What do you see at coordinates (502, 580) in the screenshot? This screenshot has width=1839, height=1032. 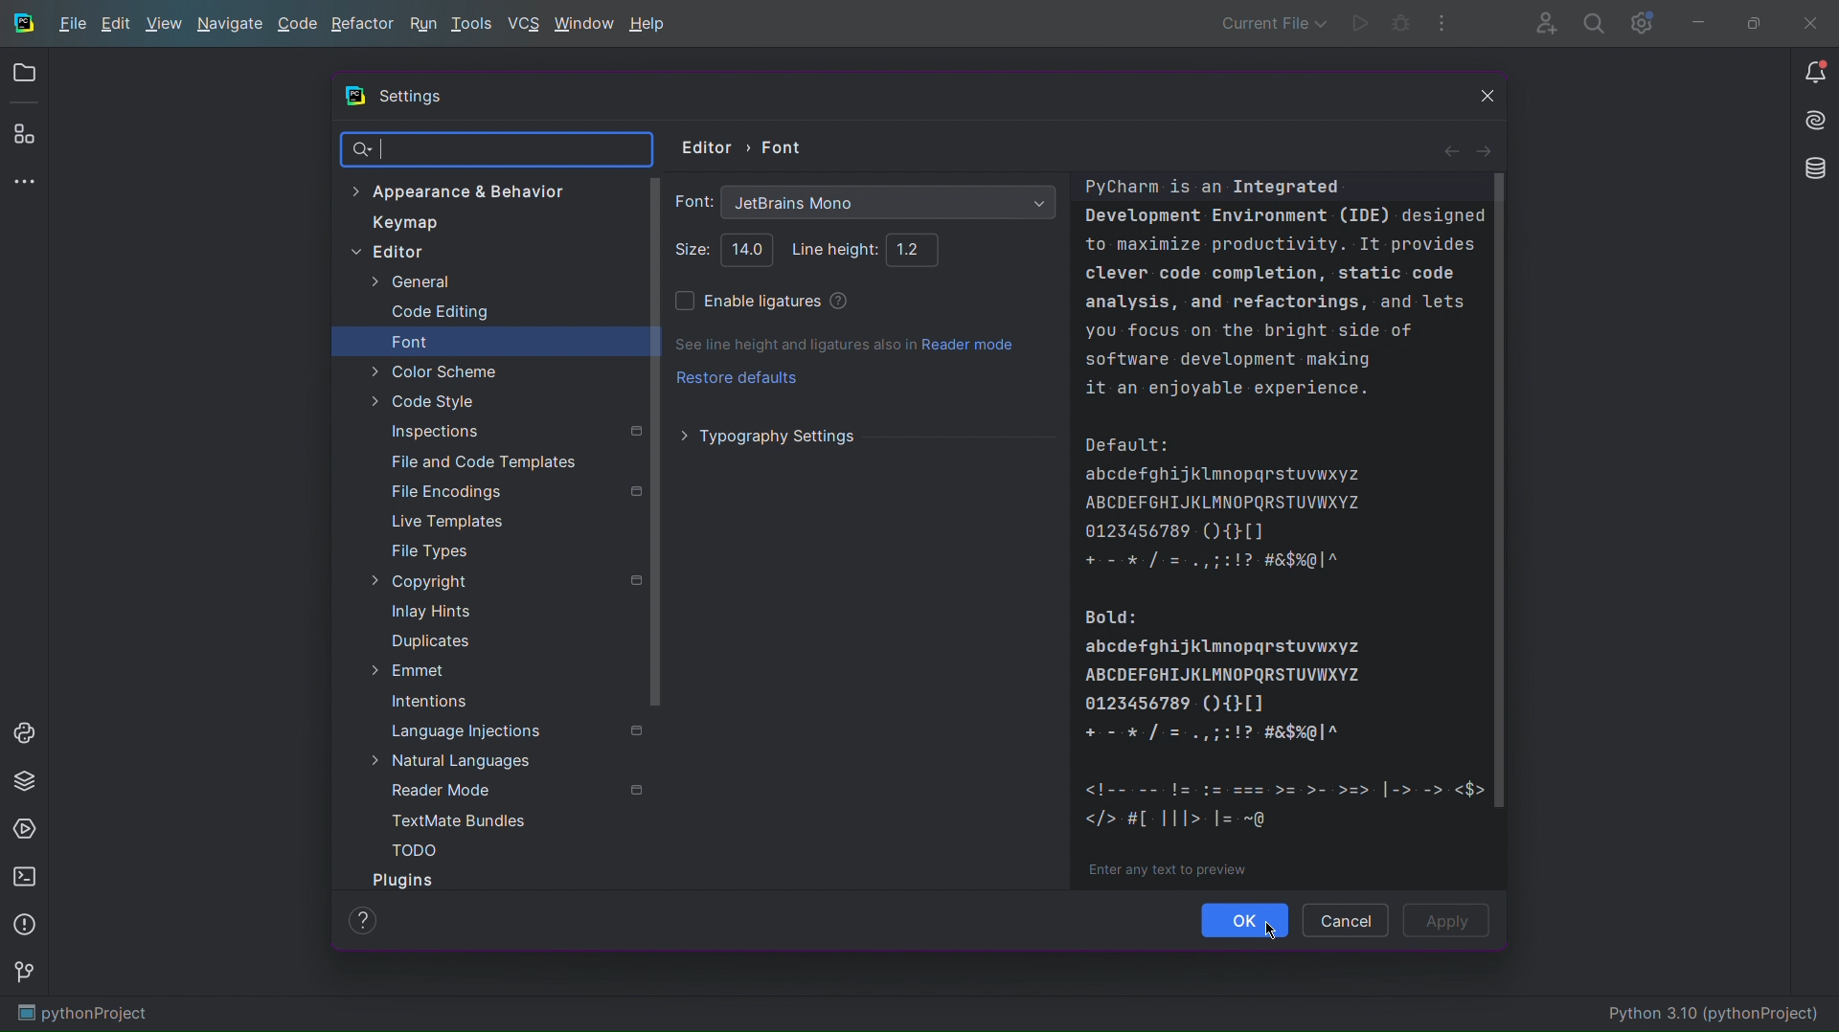 I see `Copyright` at bounding box center [502, 580].